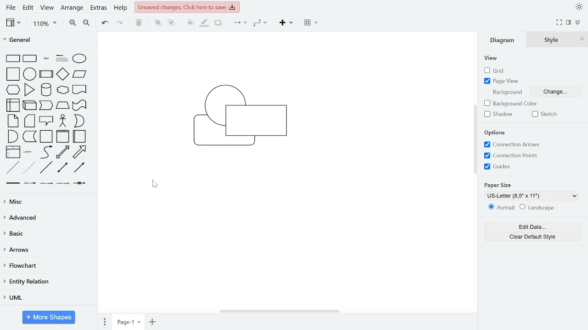 This screenshot has height=330, width=588. What do you see at coordinates (46, 120) in the screenshot?
I see `callout` at bounding box center [46, 120].